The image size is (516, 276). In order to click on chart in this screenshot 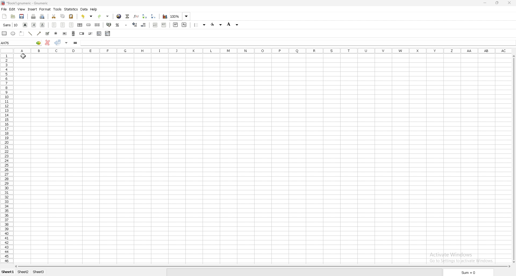, I will do `click(165, 17)`.